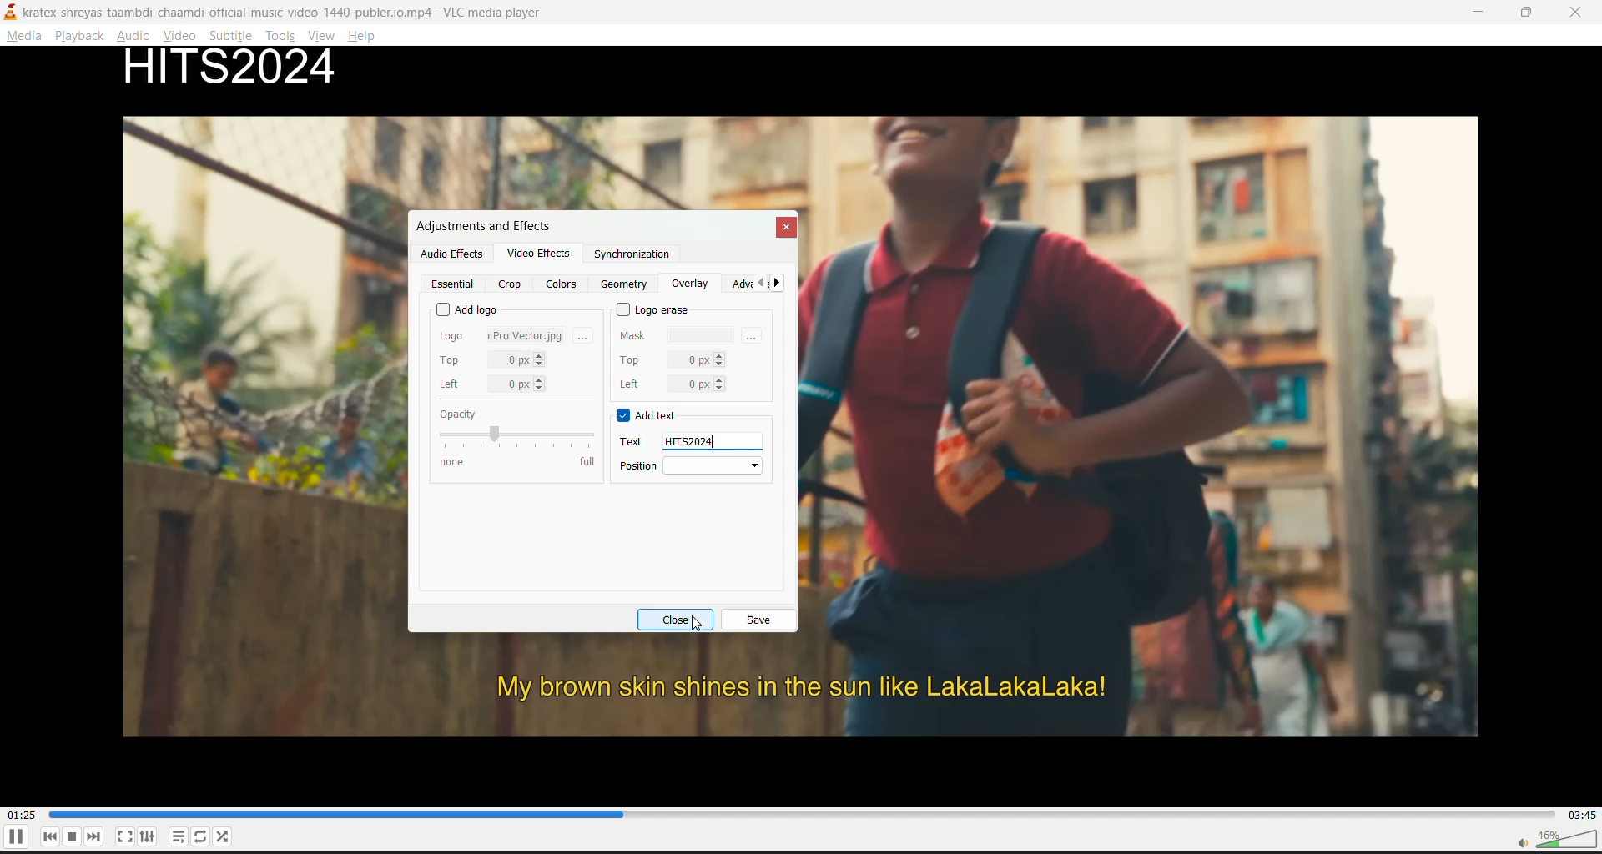 This screenshot has width=1602, height=854. What do you see at coordinates (99, 836) in the screenshot?
I see `next` at bounding box center [99, 836].